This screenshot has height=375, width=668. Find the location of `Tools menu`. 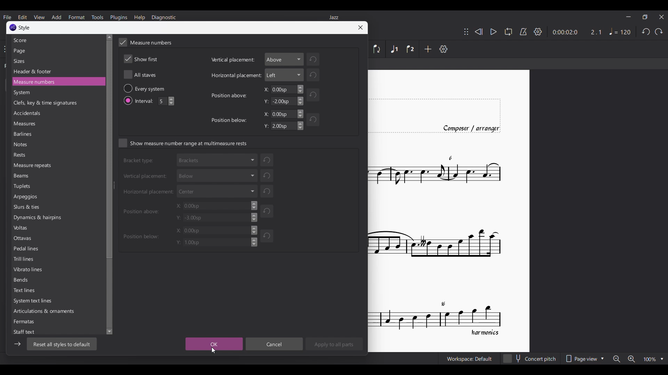

Tools menu is located at coordinates (97, 17).